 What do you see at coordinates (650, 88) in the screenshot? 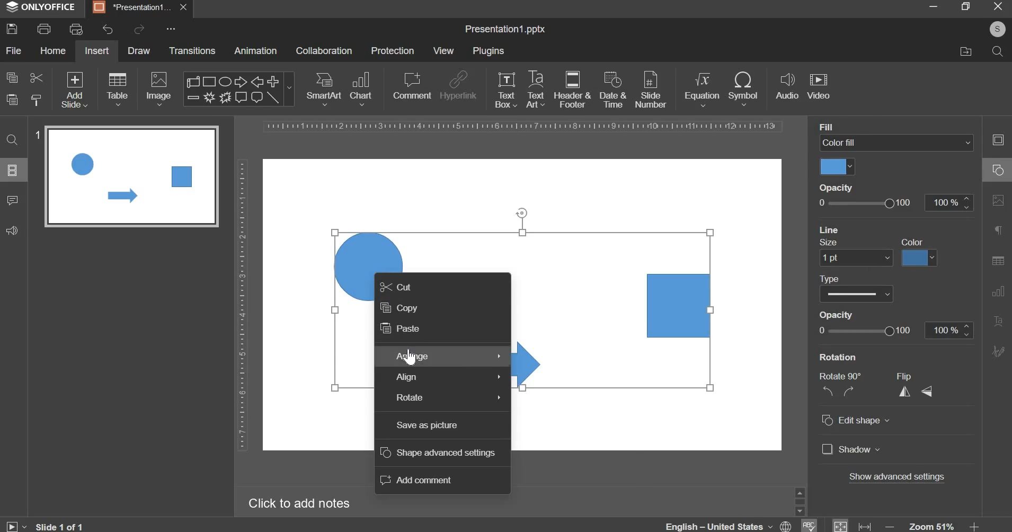
I see `slide number` at bounding box center [650, 88].